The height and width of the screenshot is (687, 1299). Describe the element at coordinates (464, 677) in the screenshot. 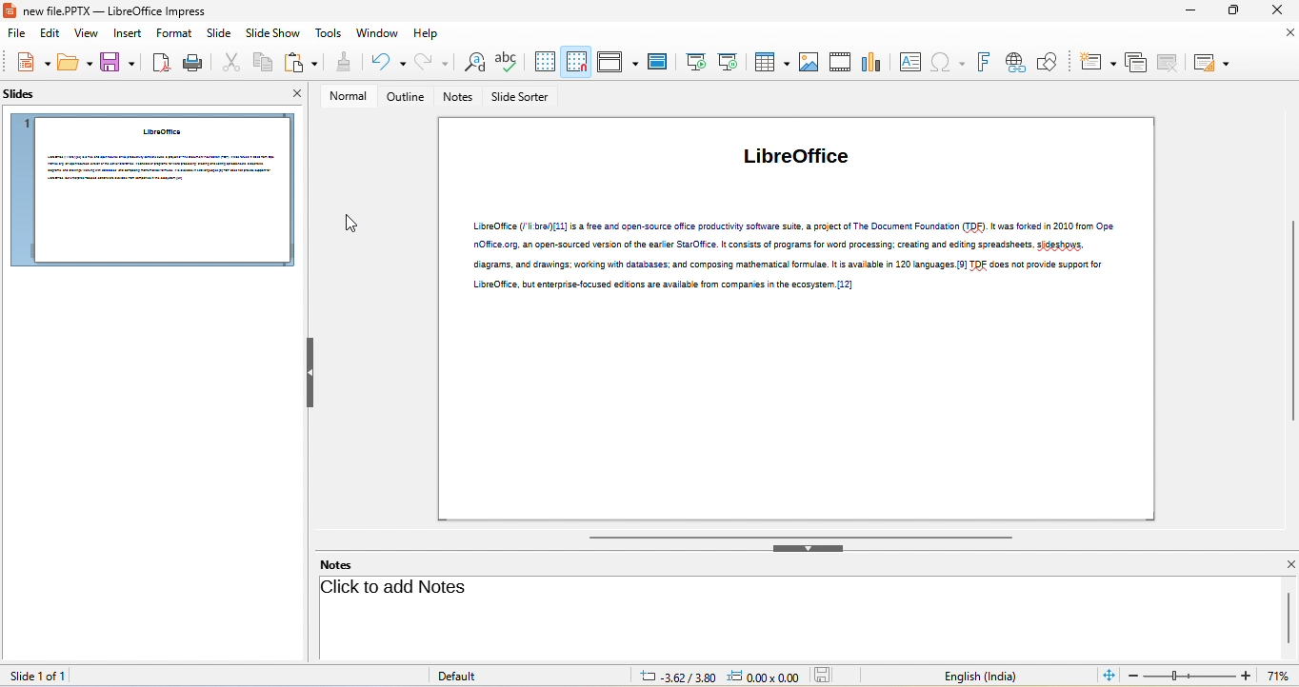

I see `default` at that location.